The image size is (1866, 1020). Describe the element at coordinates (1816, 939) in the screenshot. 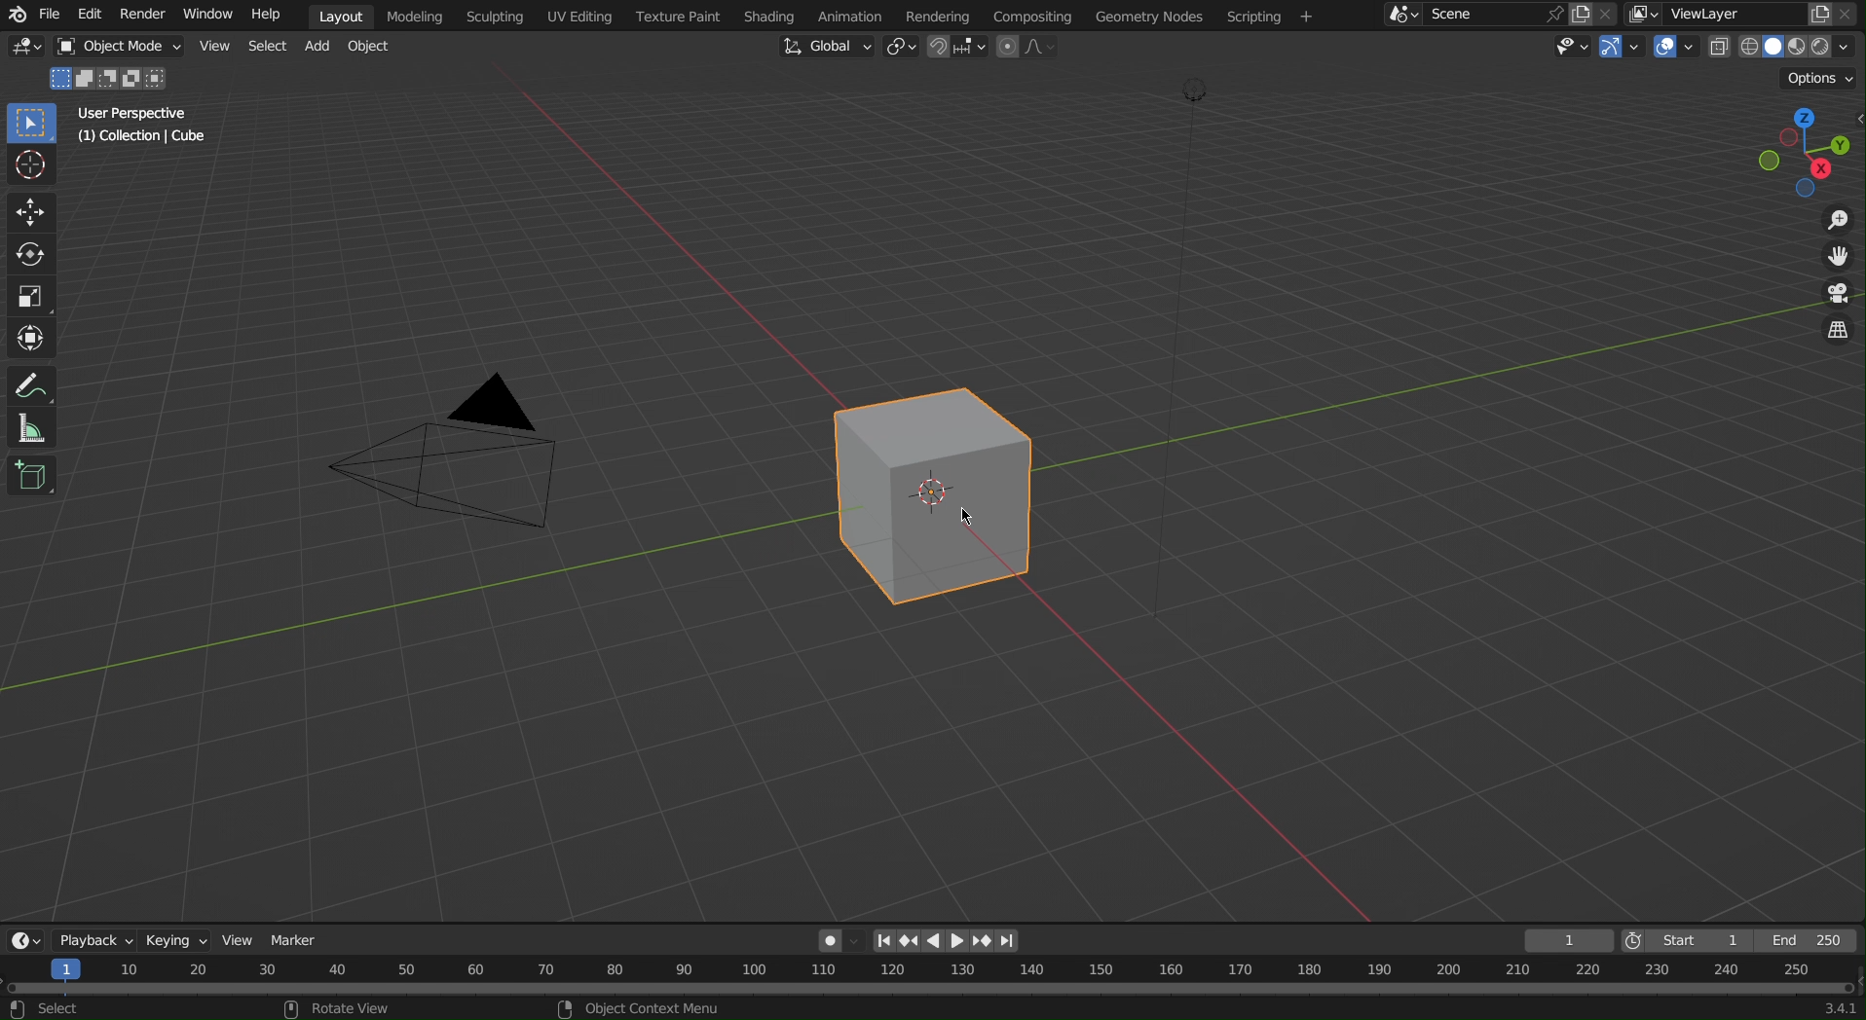

I see `End` at that location.